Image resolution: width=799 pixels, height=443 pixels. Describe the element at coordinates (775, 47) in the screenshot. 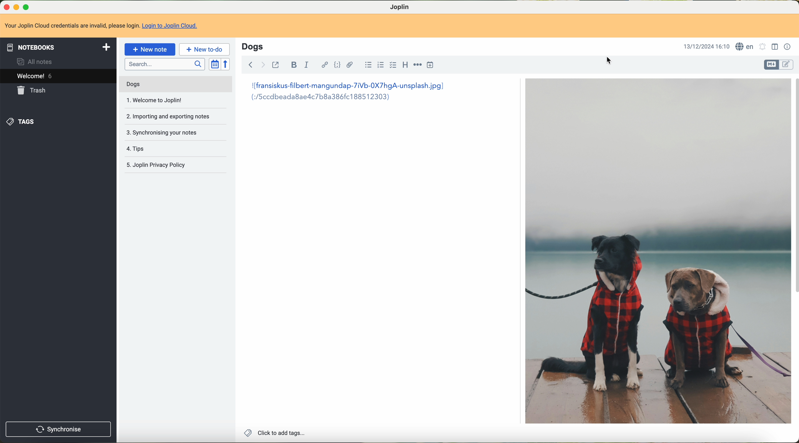

I see `toggle editor layout` at that location.